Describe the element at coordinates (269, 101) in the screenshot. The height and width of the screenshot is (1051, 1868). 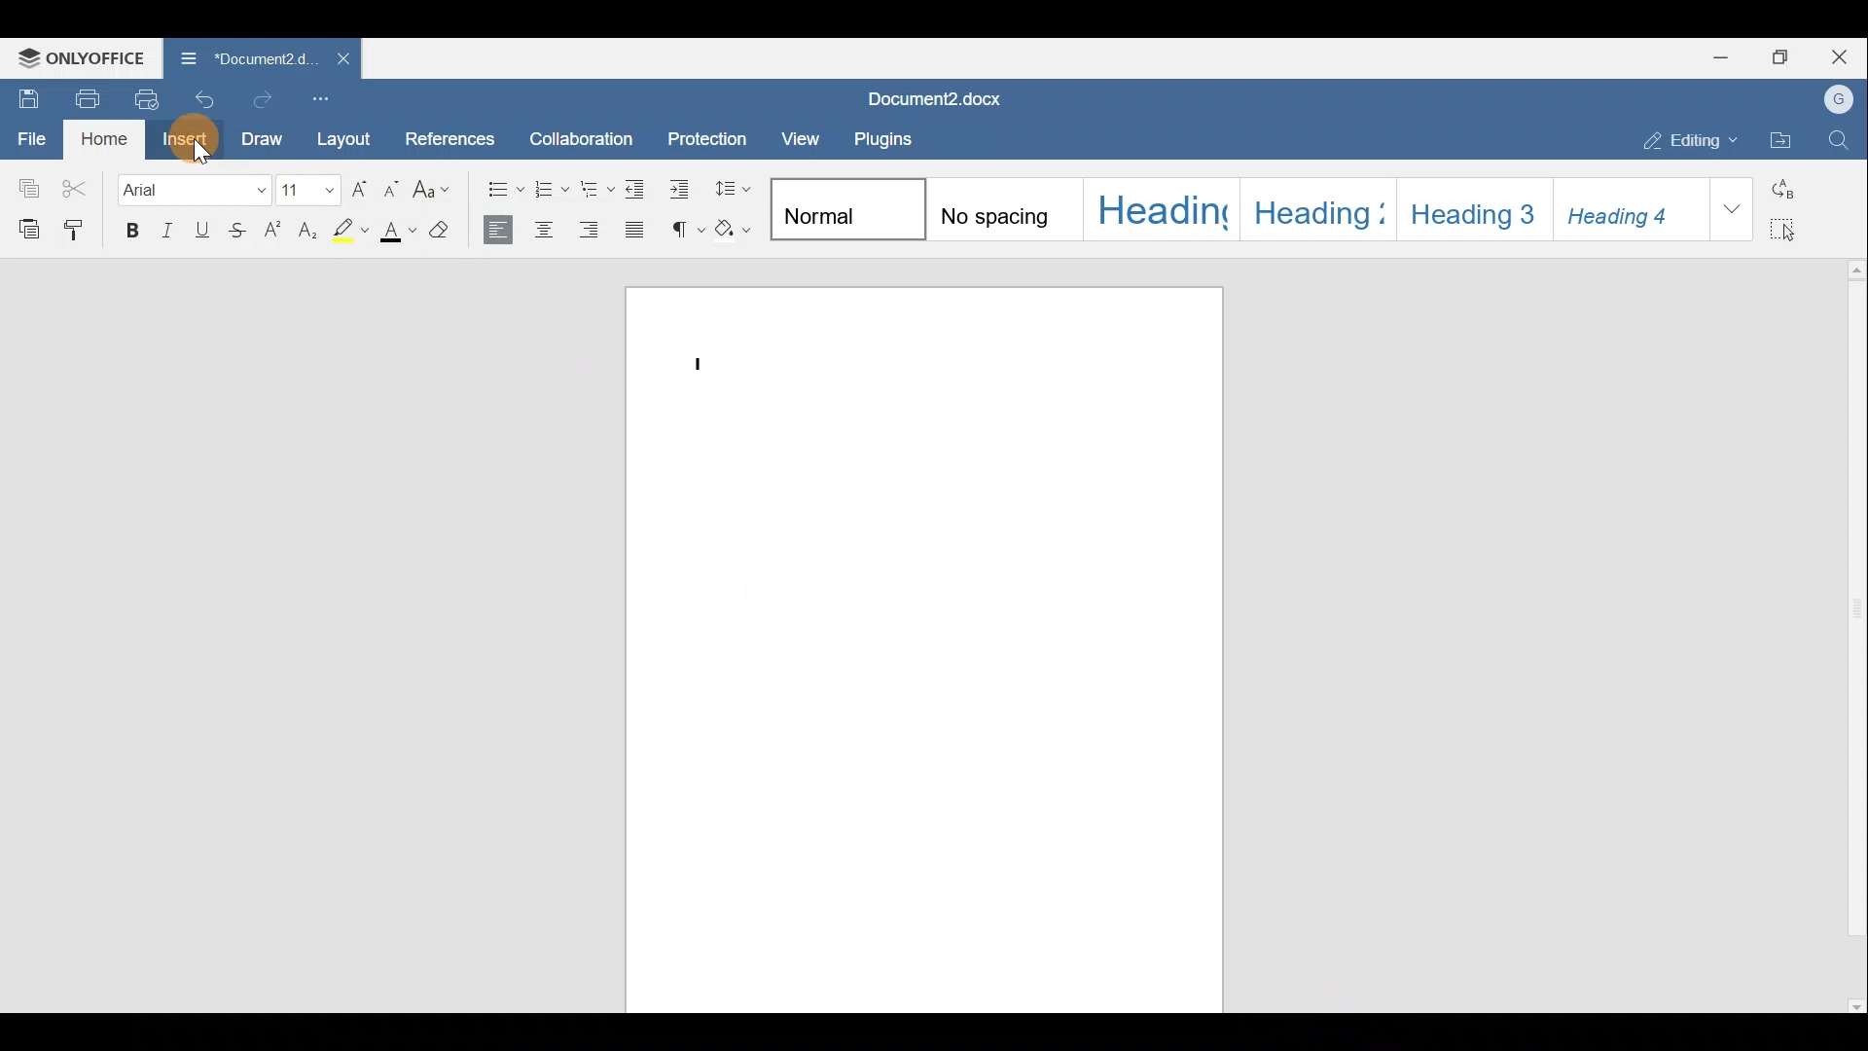
I see `Redo` at that location.